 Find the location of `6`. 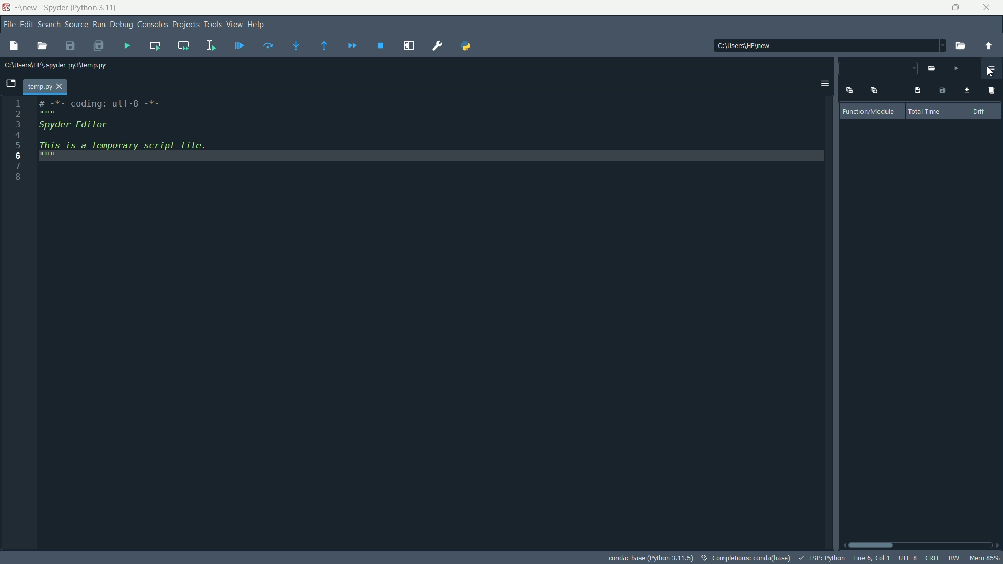

6 is located at coordinates (19, 156).